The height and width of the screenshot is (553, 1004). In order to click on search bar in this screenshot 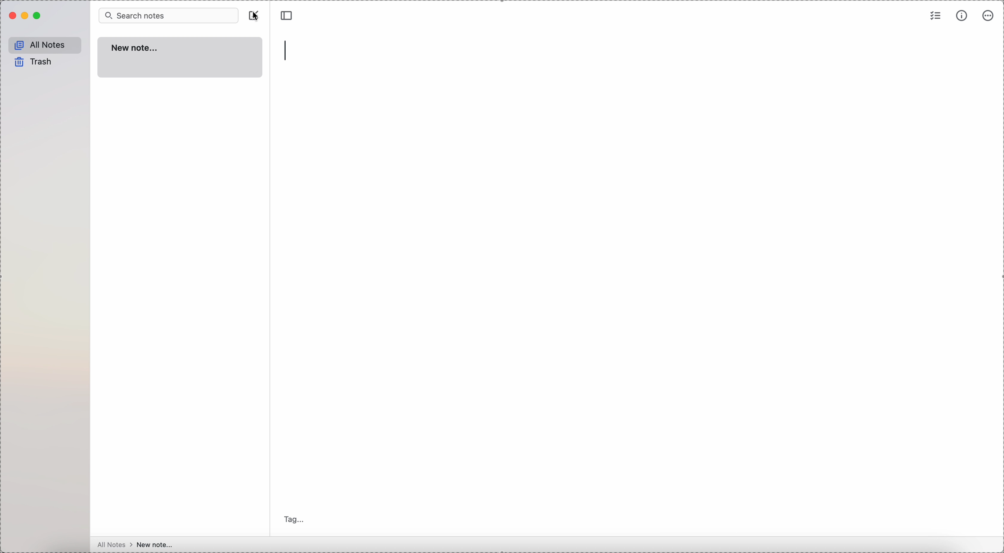, I will do `click(169, 15)`.